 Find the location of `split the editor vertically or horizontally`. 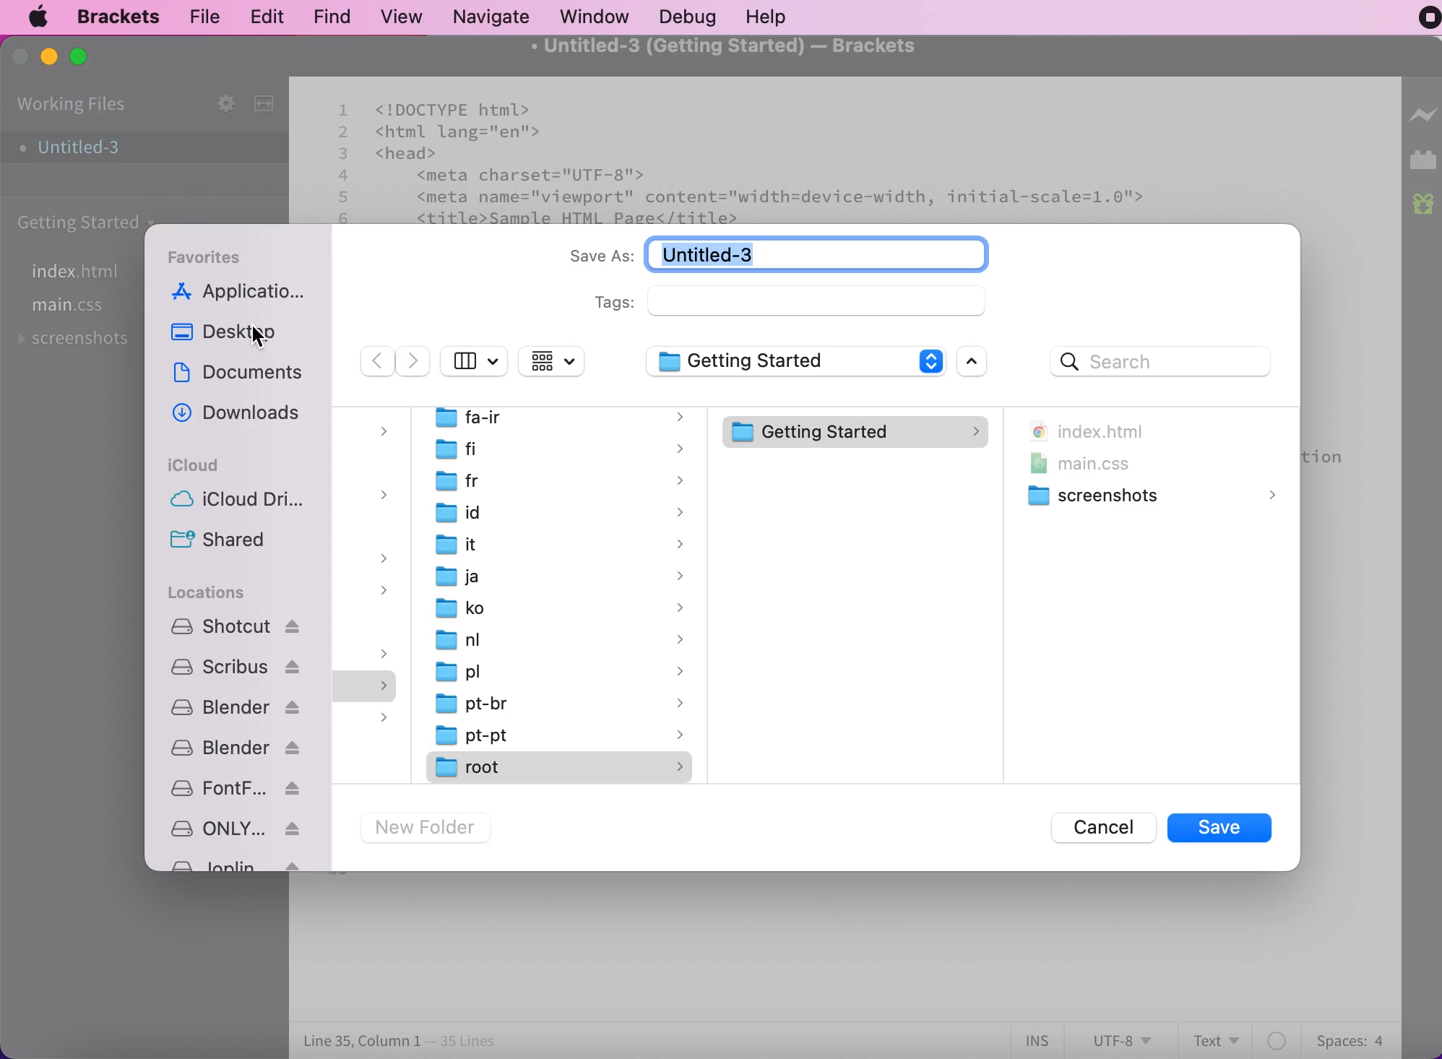

split the editor vertically or horizontally is located at coordinates (263, 103).